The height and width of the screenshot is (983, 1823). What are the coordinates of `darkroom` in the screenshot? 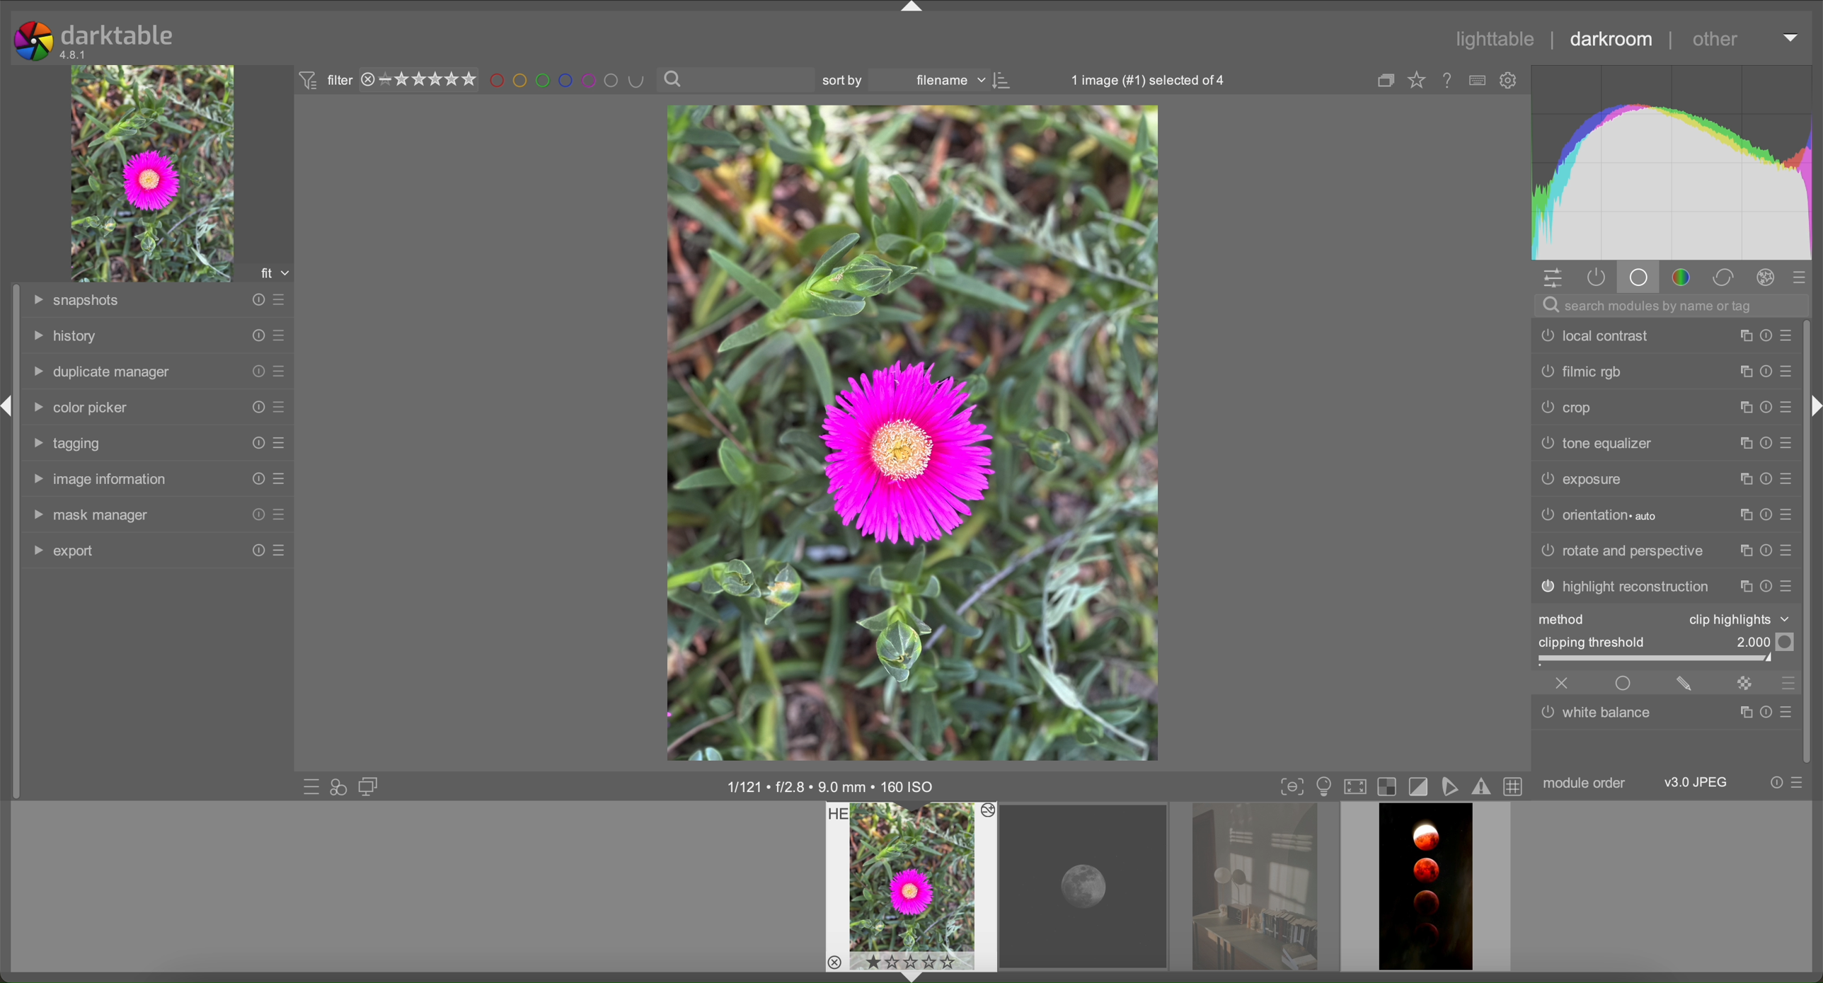 It's located at (1608, 36).